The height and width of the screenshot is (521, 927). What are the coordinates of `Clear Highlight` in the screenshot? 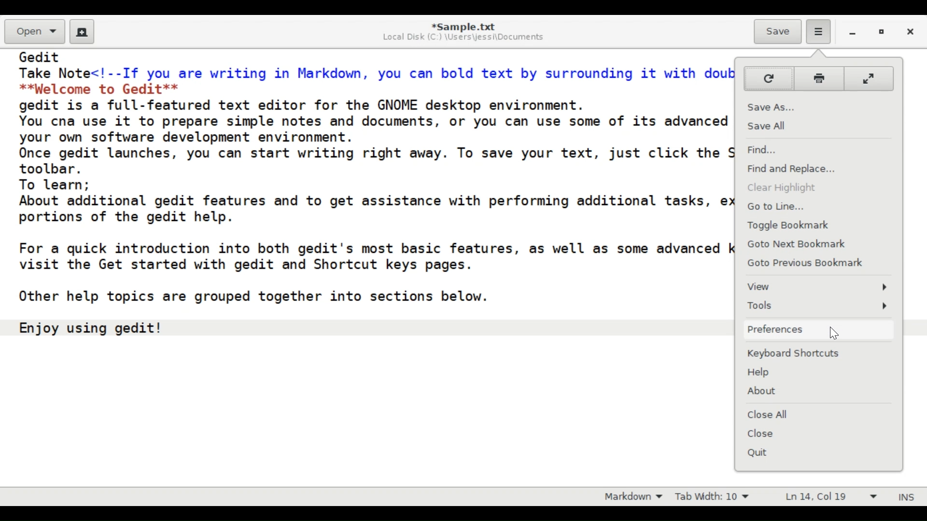 It's located at (818, 189).